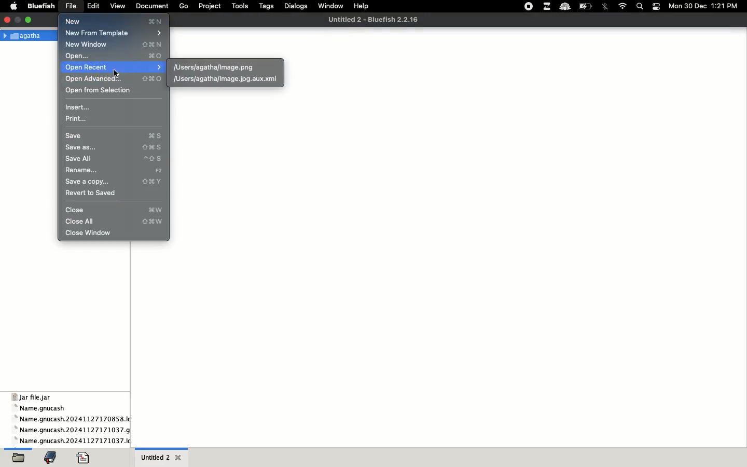 This screenshot has height=467, width=747. Describe the element at coordinates (107, 91) in the screenshot. I see `open from selection` at that location.